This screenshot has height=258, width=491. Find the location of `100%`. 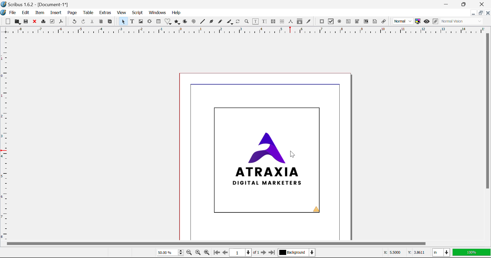

100% is located at coordinates (472, 253).